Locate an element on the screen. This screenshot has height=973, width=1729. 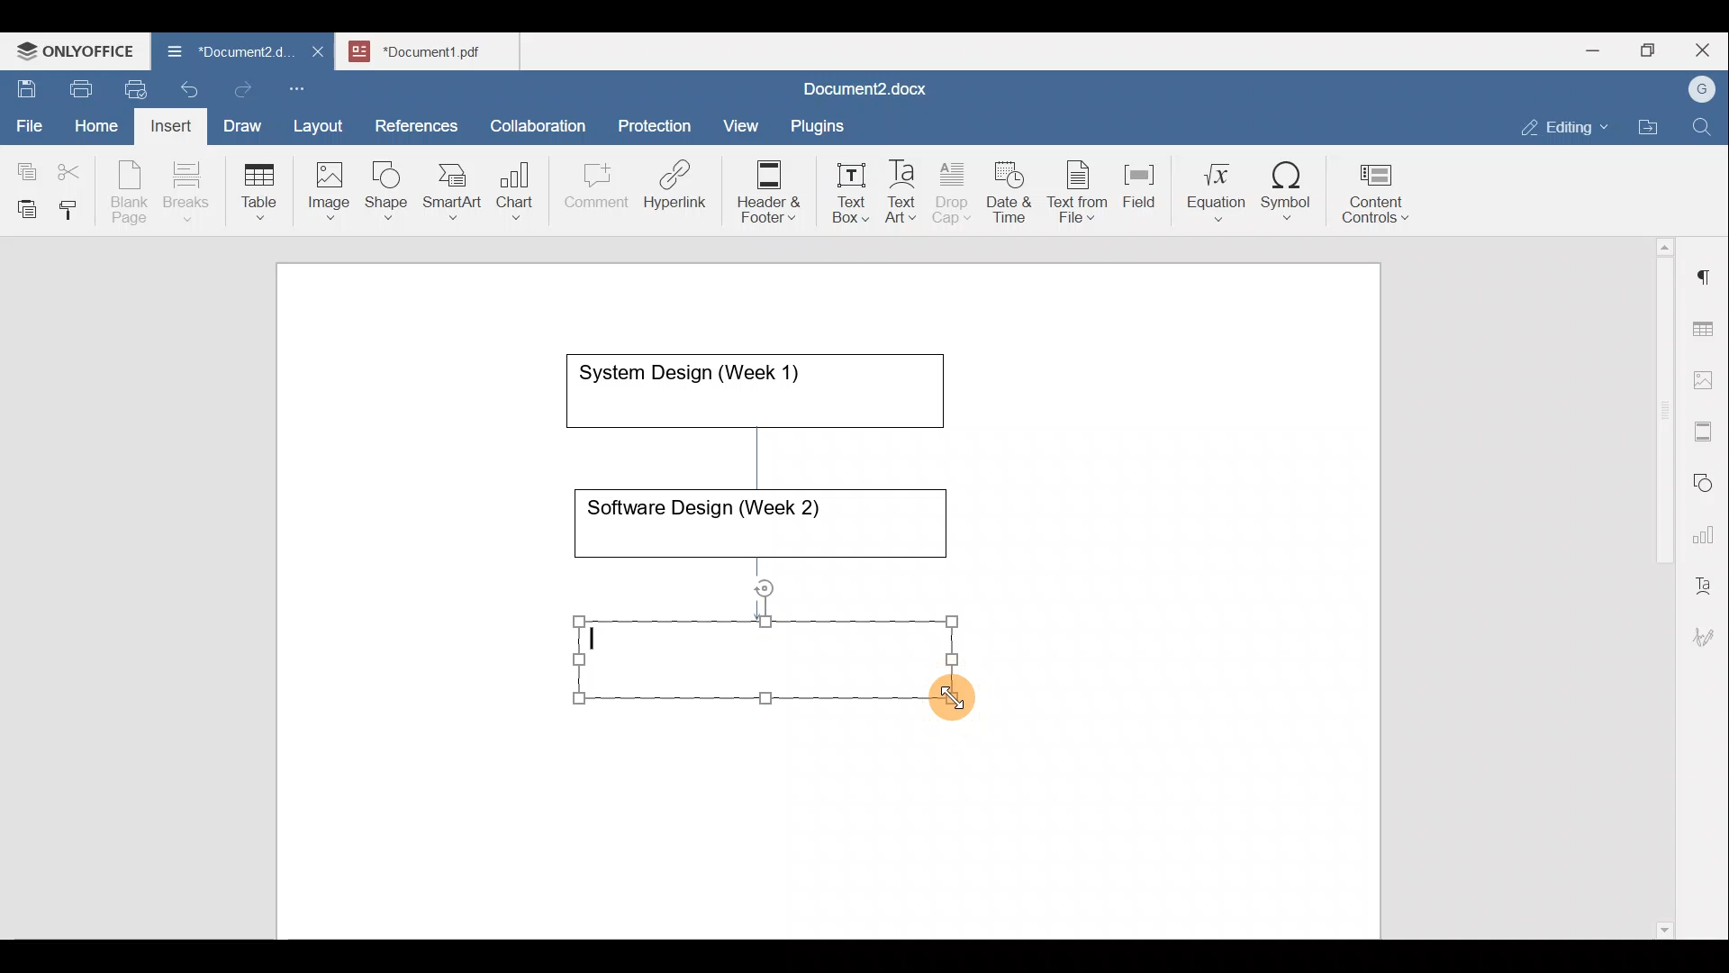
Insert is located at coordinates (166, 123).